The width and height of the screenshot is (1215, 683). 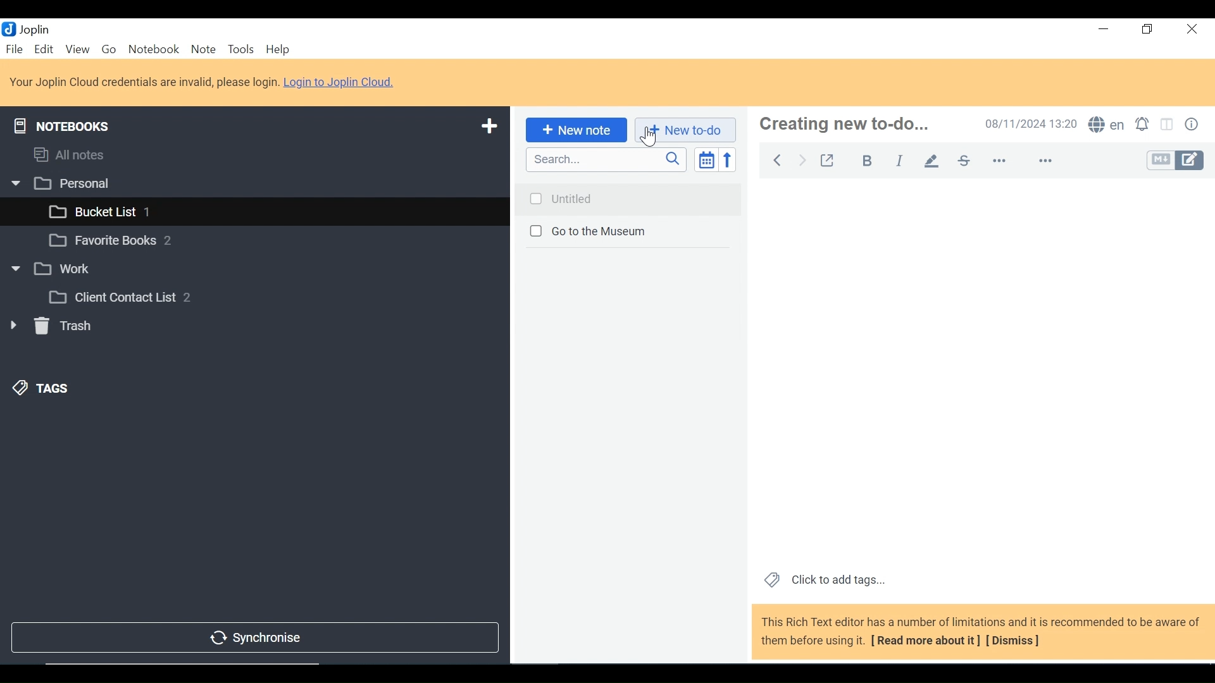 I want to click on Note Properties, so click(x=1193, y=125).